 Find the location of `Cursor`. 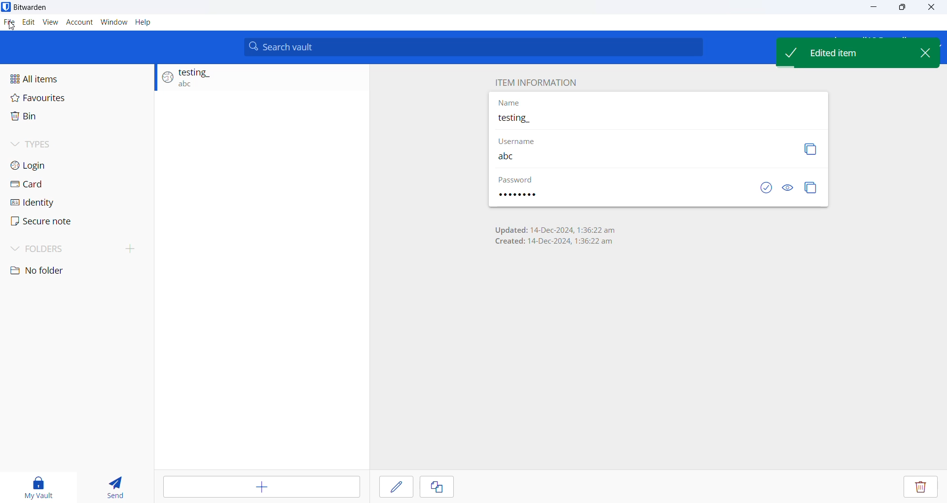

Cursor is located at coordinates (9, 26).